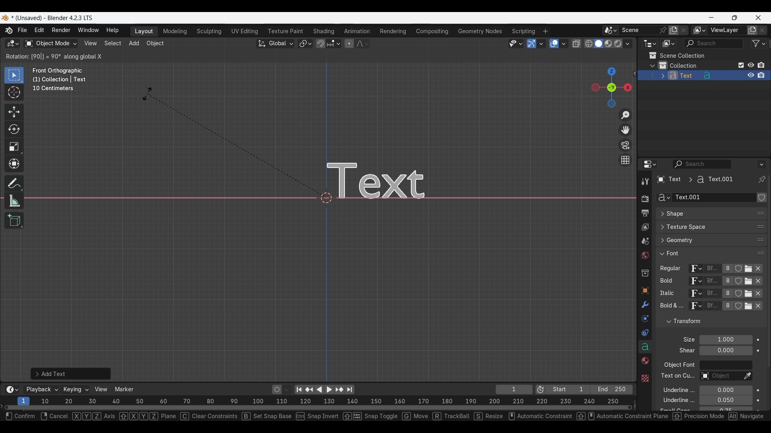  What do you see at coordinates (700, 30) in the screenshot?
I see `The active workspace view layer showing in the window` at bounding box center [700, 30].